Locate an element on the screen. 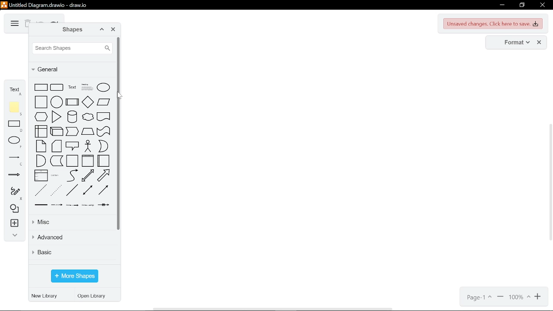  dashed line is located at coordinates (41, 190).